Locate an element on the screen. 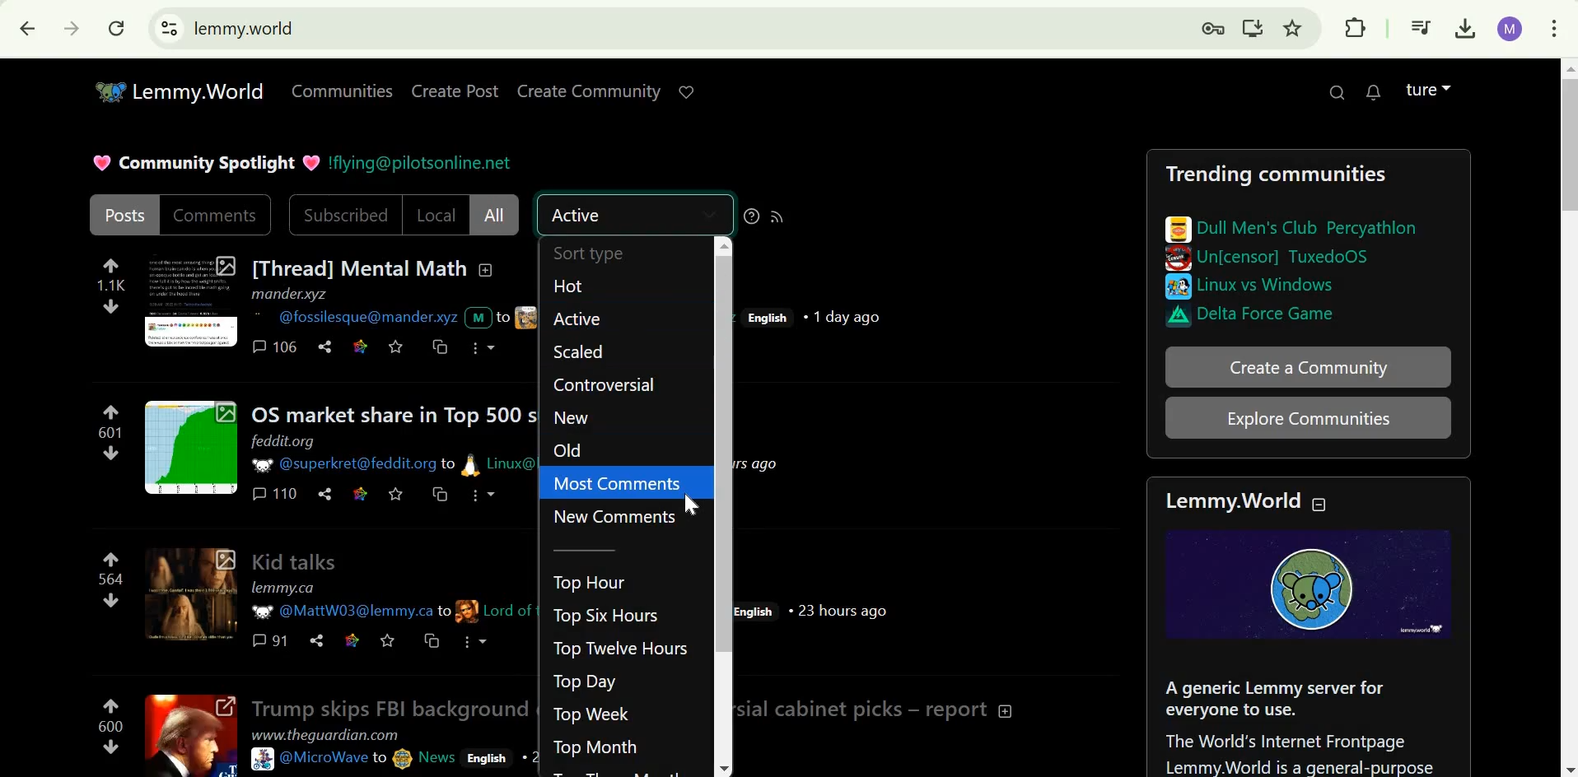  Hot is located at coordinates (570, 285).